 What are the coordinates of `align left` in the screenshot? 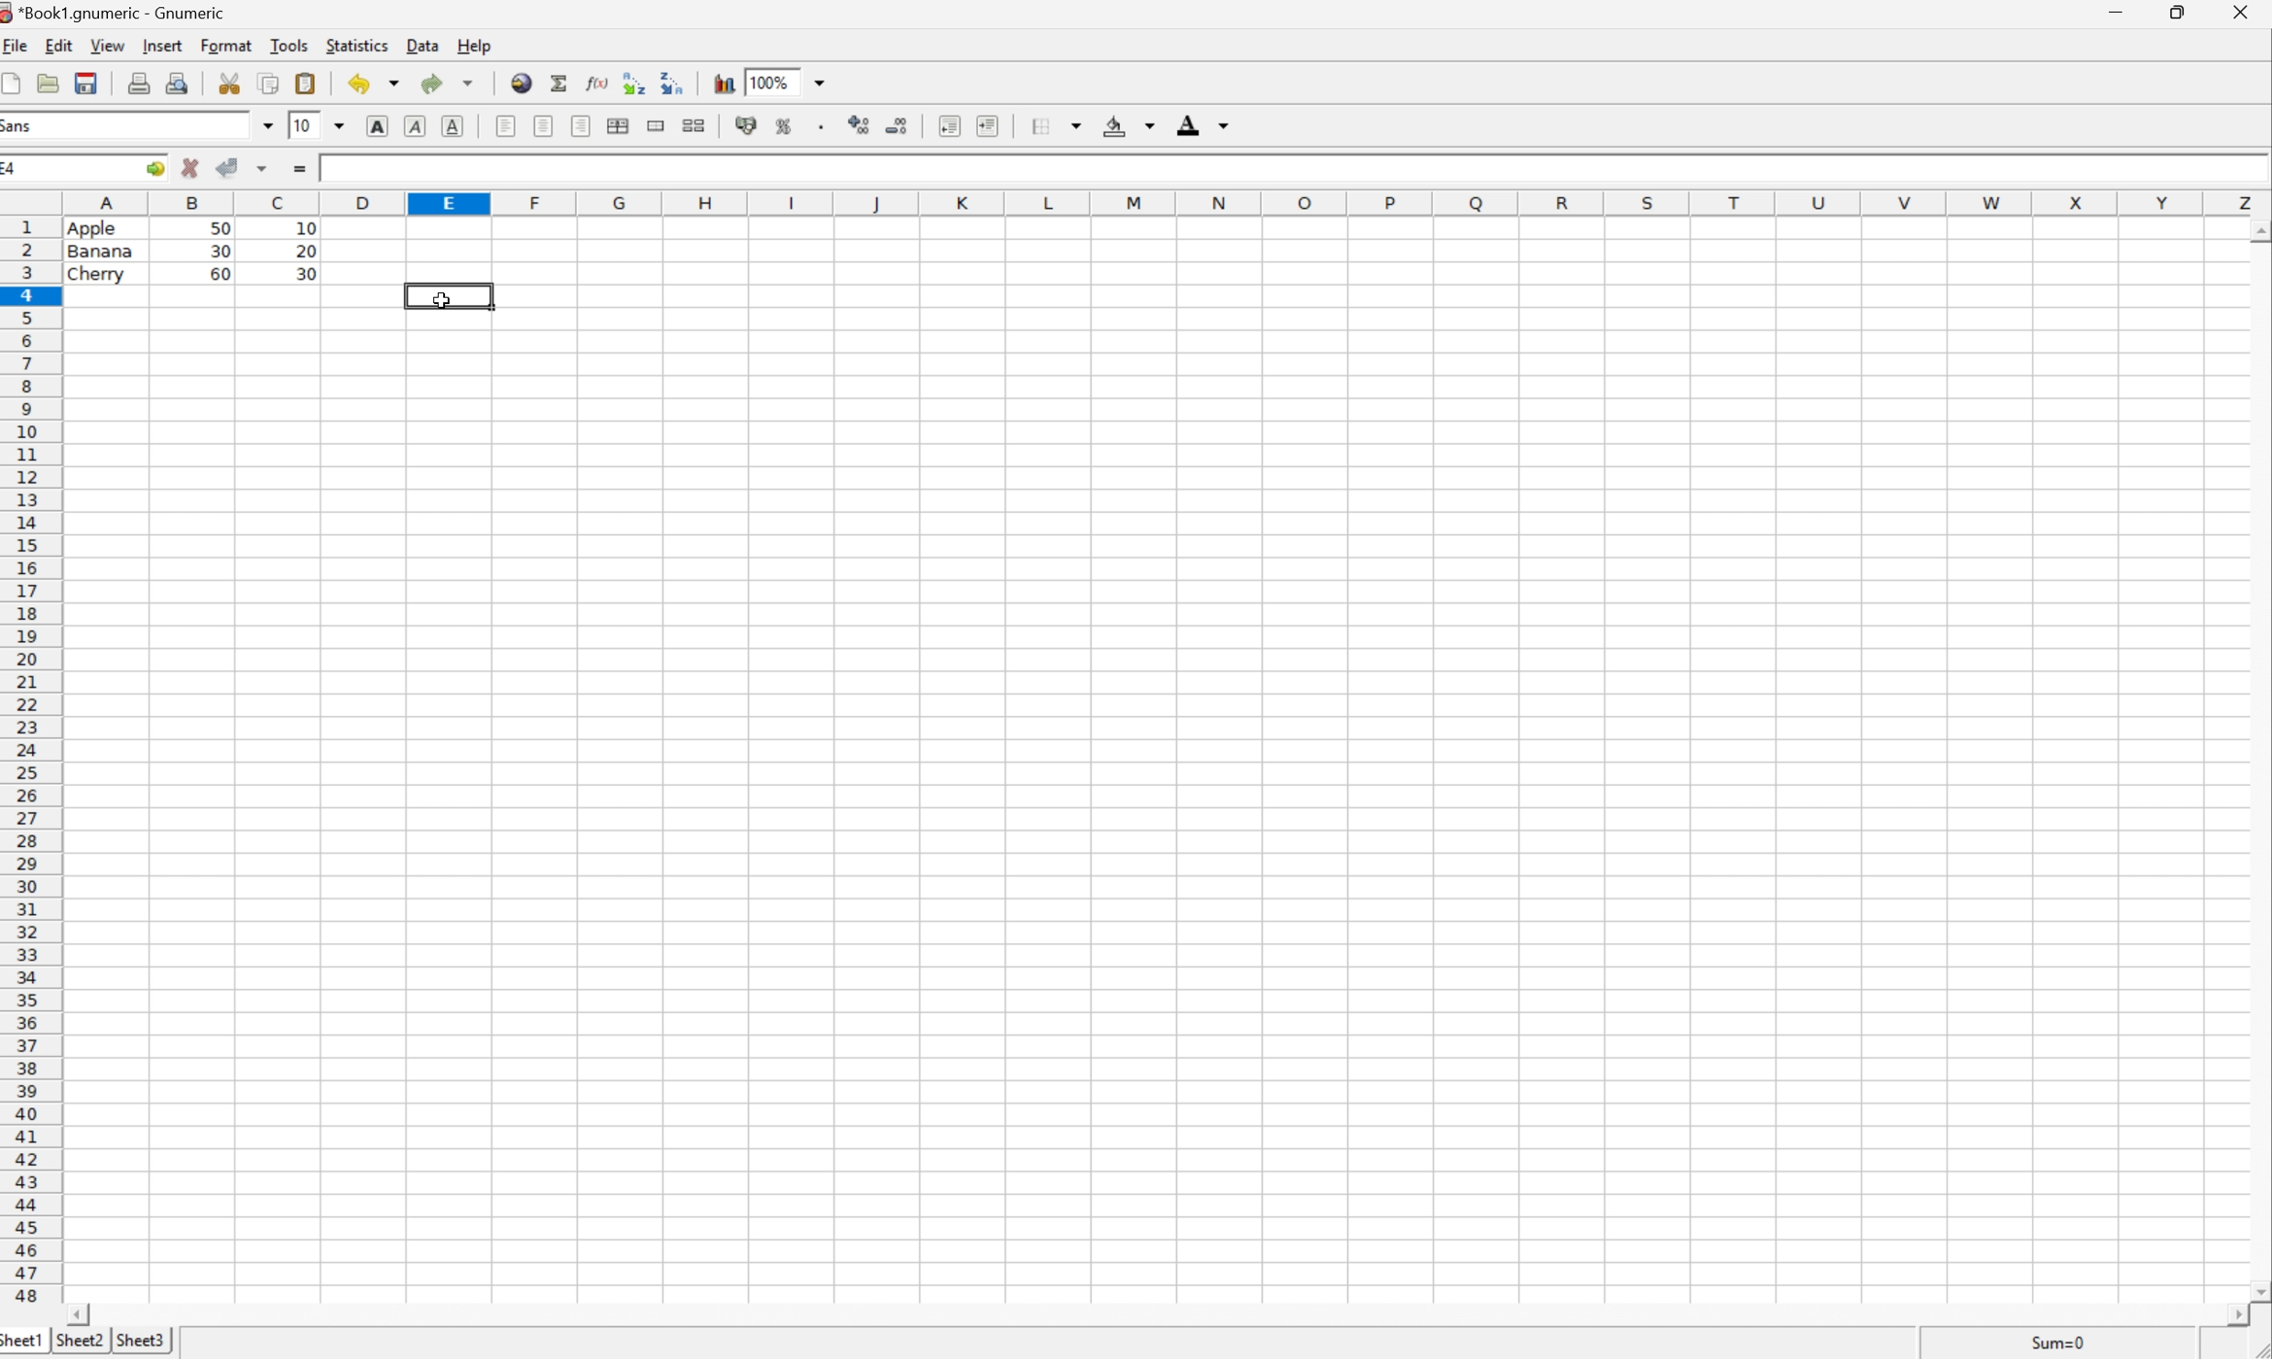 It's located at (502, 125).